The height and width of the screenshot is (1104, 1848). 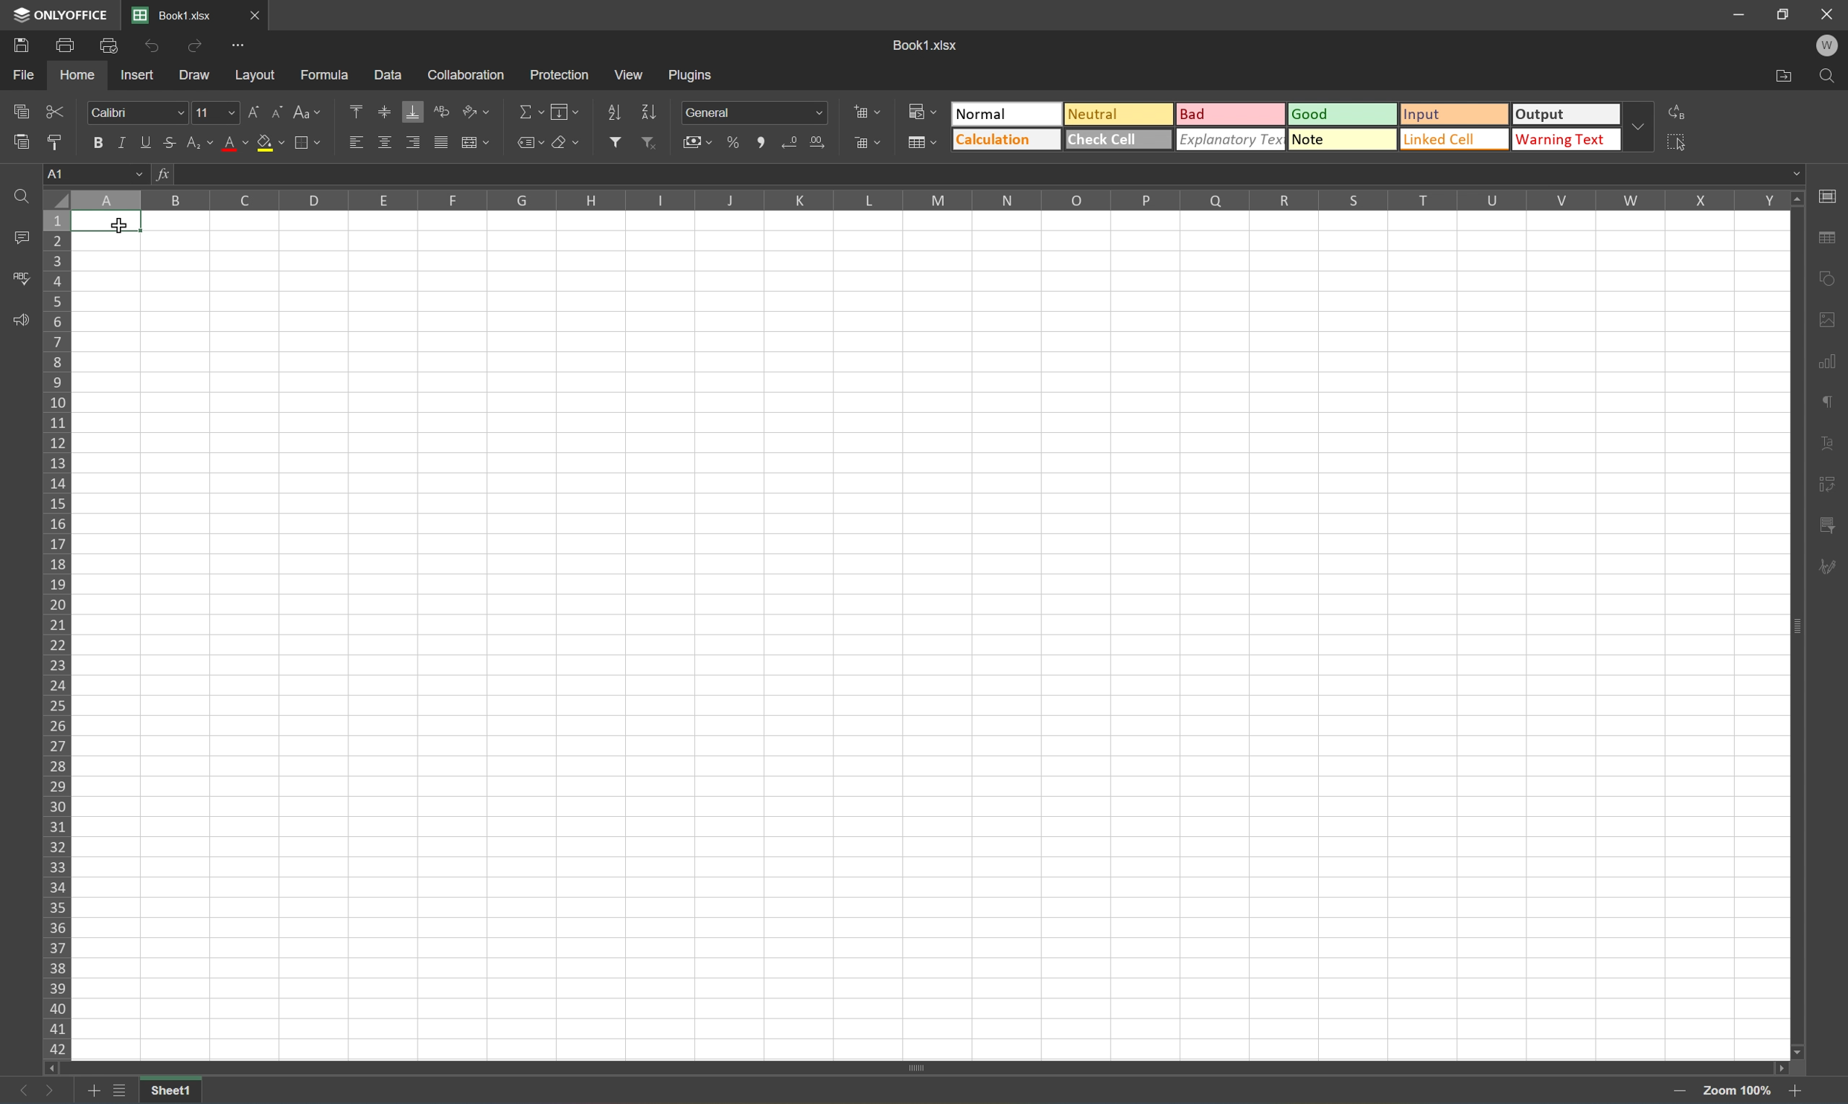 What do you see at coordinates (528, 141) in the screenshot?
I see `Named ranges` at bounding box center [528, 141].